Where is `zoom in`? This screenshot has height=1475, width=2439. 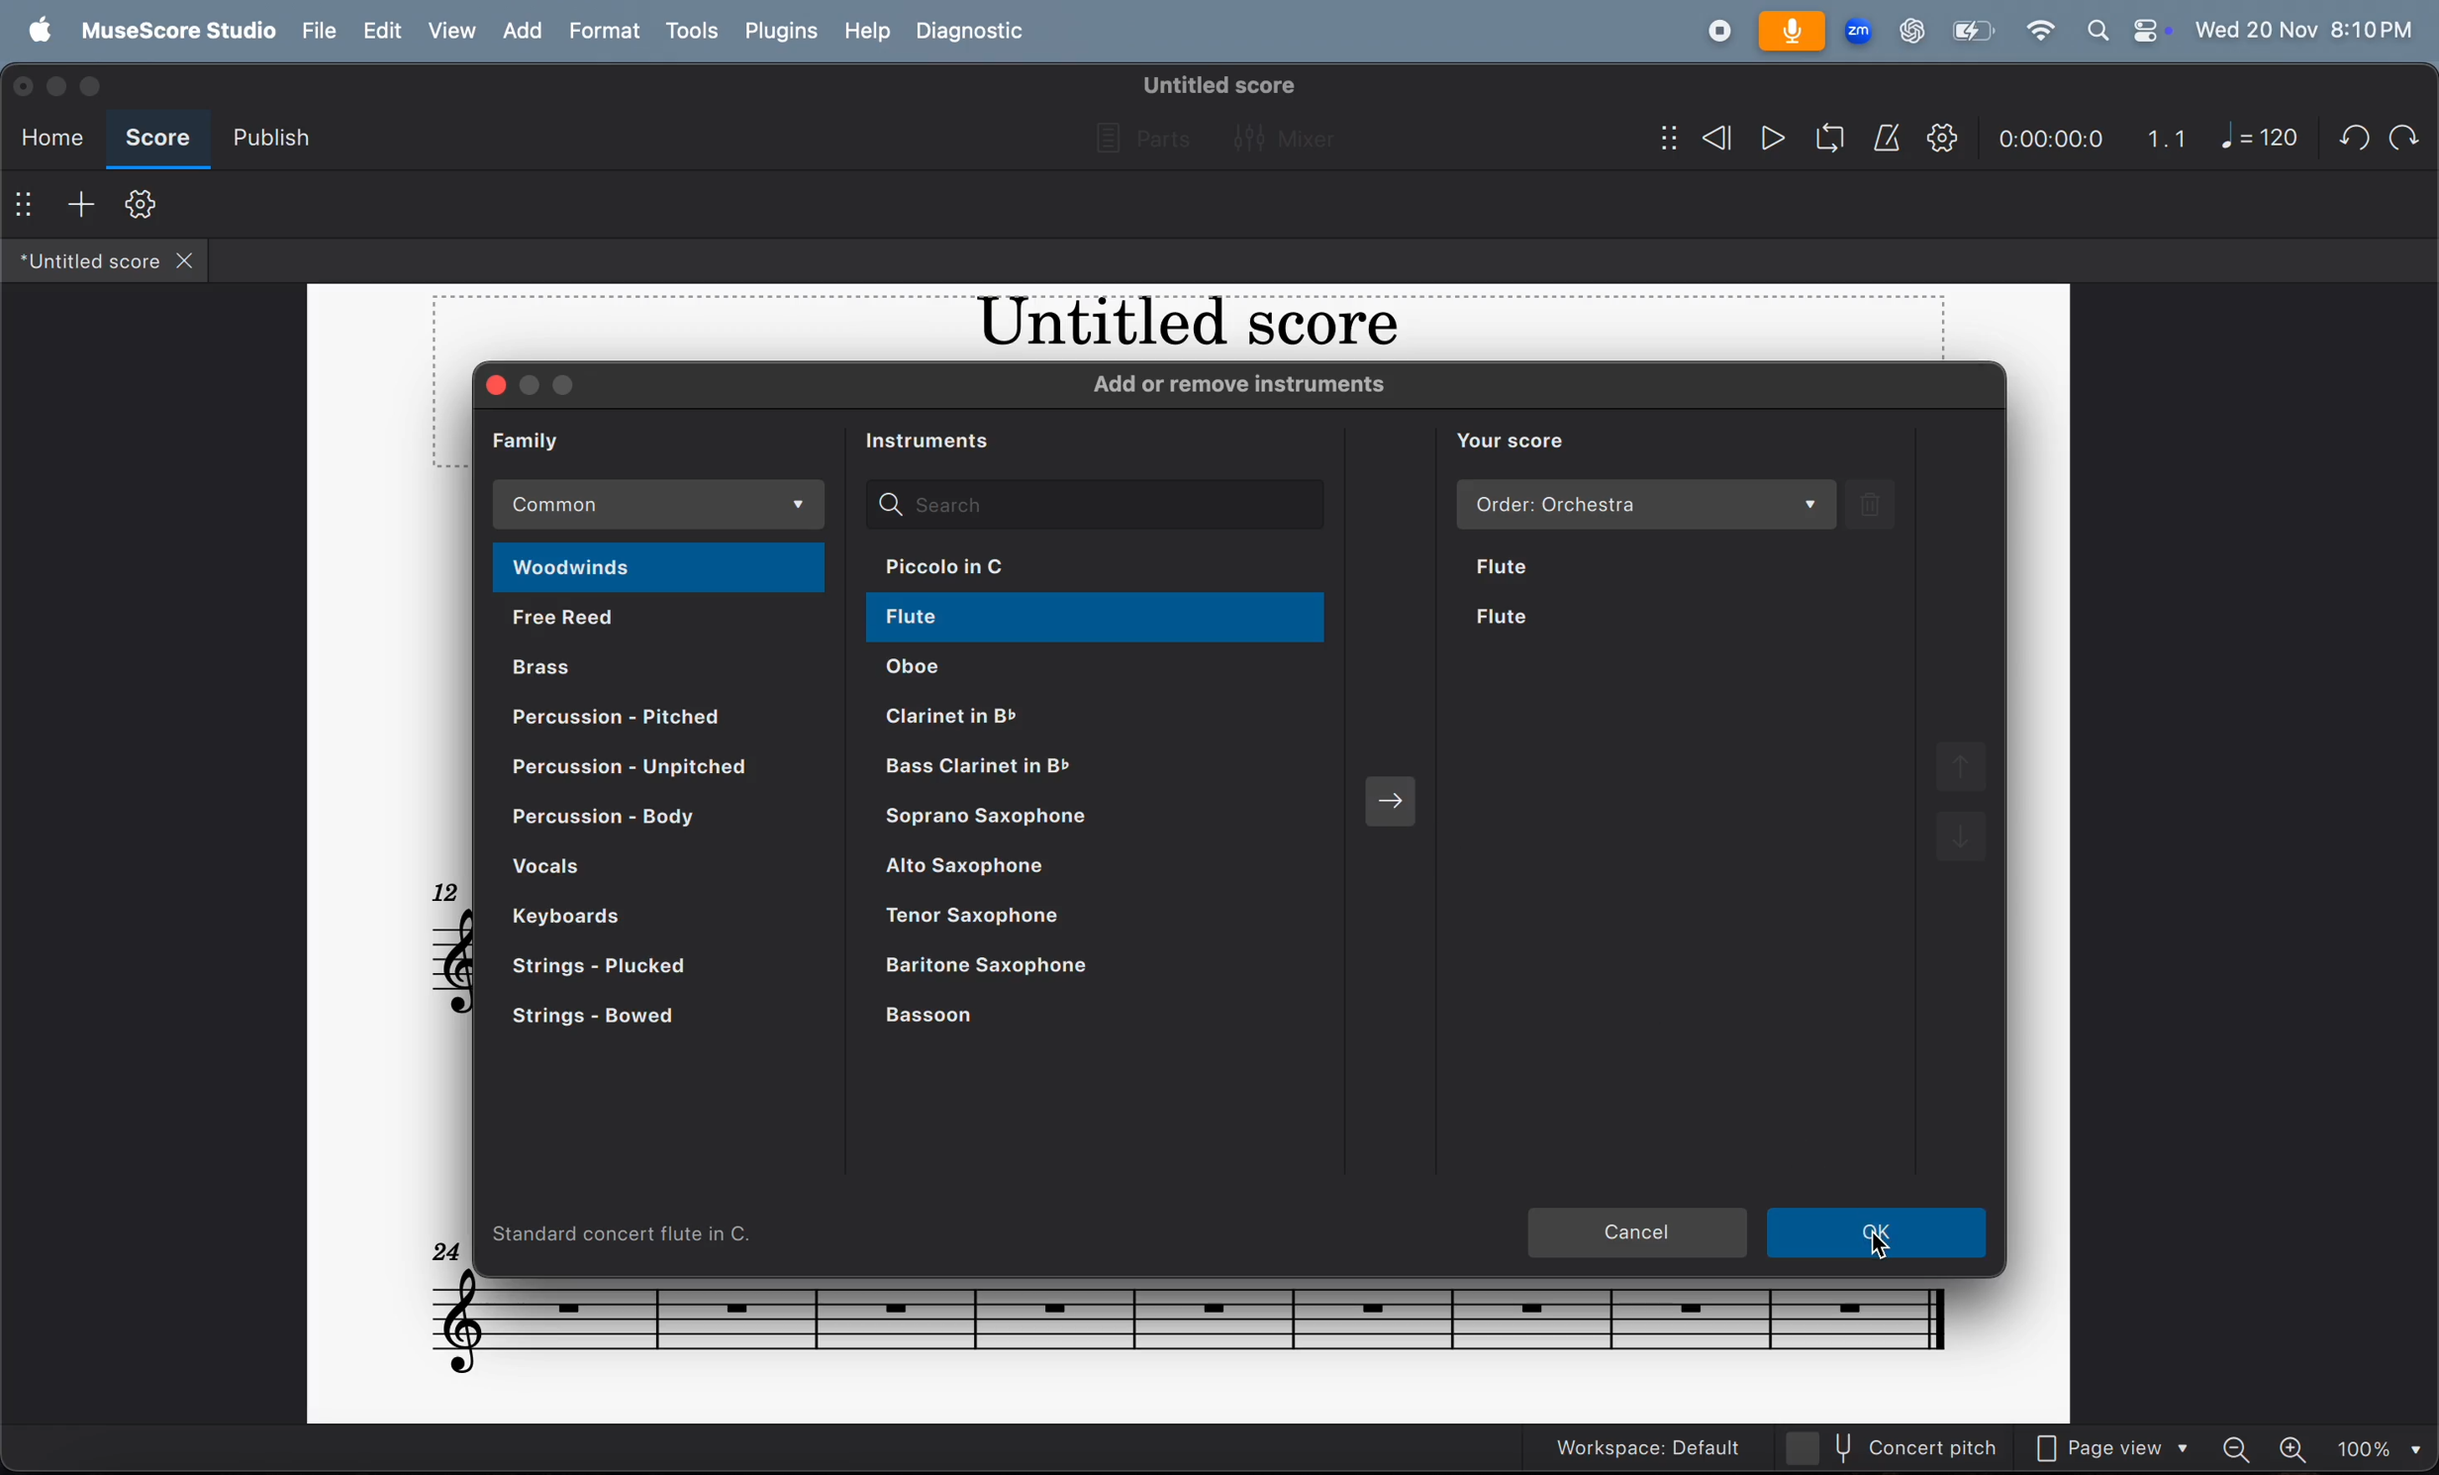
zoom in is located at coordinates (2295, 1446).